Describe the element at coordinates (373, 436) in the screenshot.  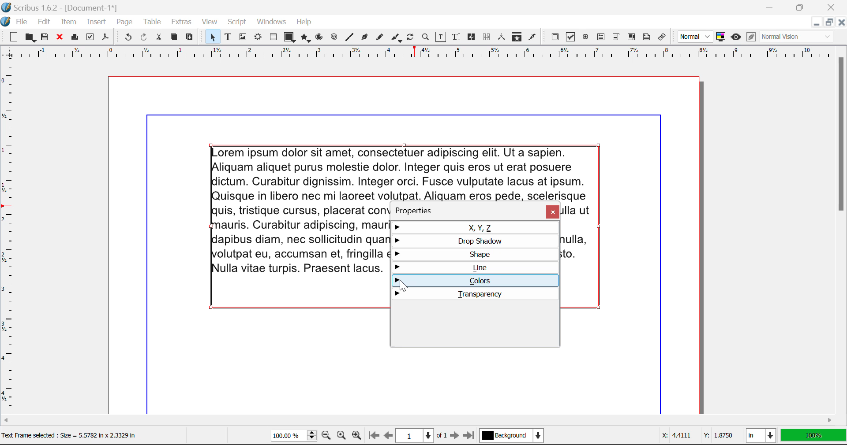
I see `First Page` at that location.